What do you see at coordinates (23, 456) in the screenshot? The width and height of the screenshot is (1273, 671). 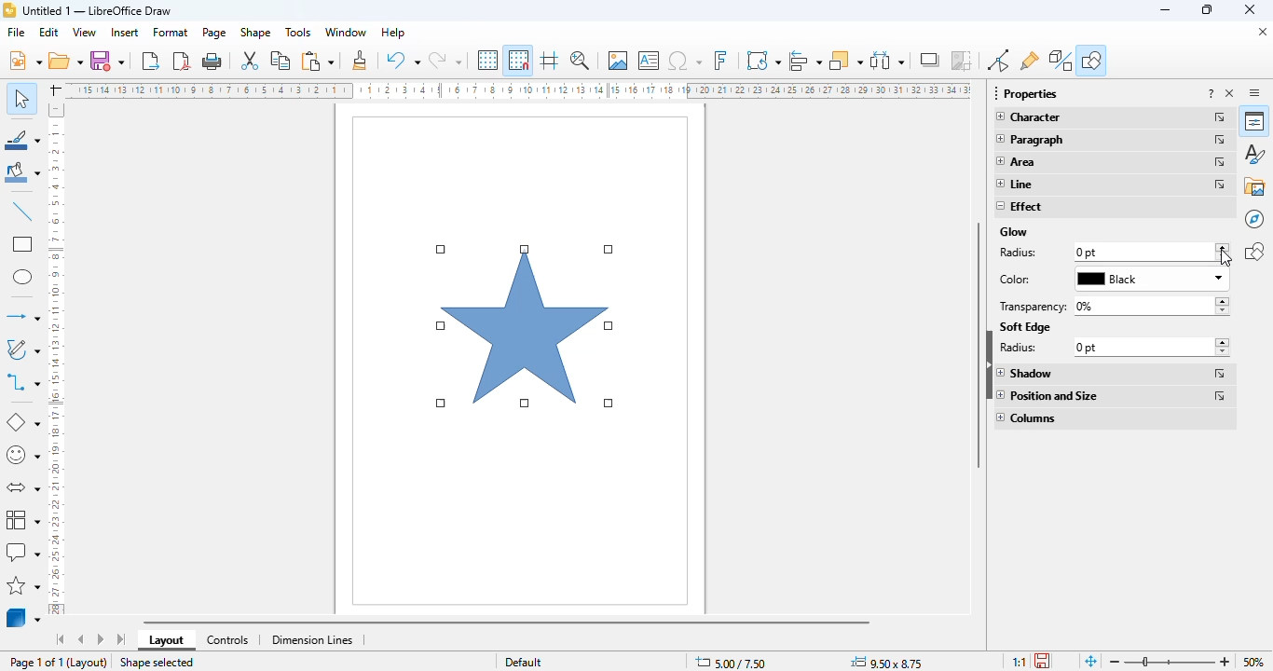 I see `symbol shapes` at bounding box center [23, 456].